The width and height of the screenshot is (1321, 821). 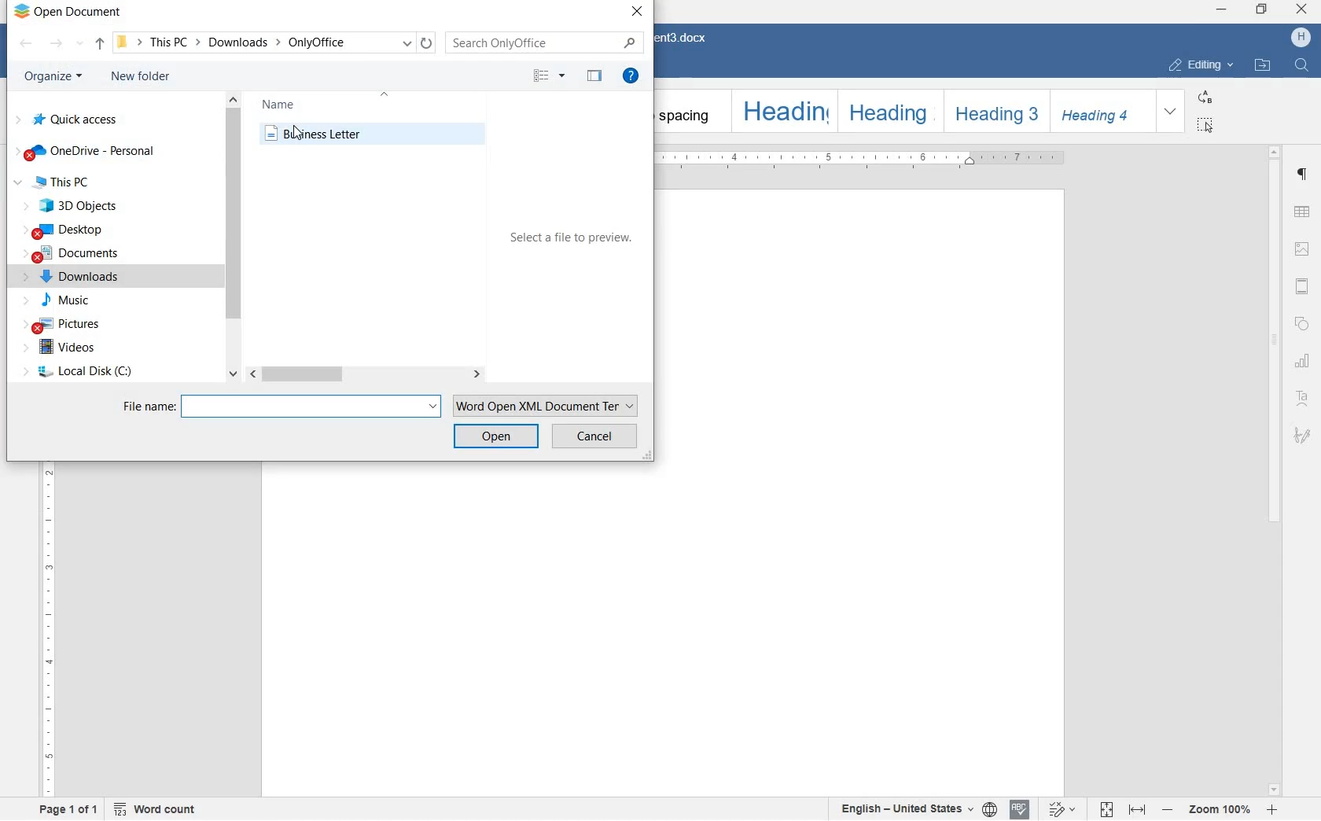 I want to click on headers & footers, so click(x=1303, y=285).